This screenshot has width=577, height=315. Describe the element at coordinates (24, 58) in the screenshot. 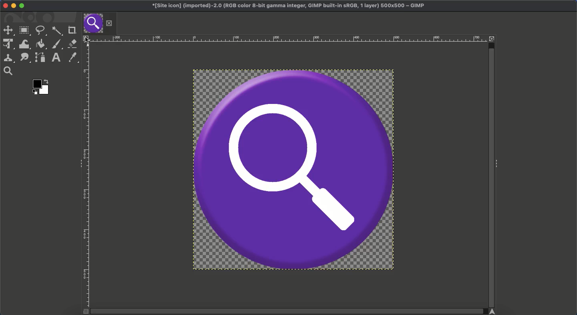

I see `Smudge tool` at that location.